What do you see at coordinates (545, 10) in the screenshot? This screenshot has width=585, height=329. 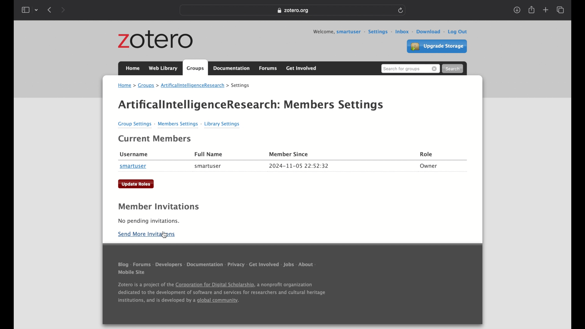 I see `new tab` at bounding box center [545, 10].